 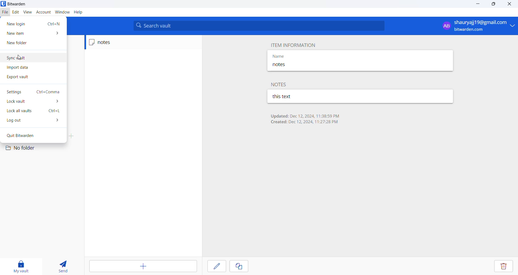 What do you see at coordinates (300, 55) in the screenshot?
I see `name ` at bounding box center [300, 55].